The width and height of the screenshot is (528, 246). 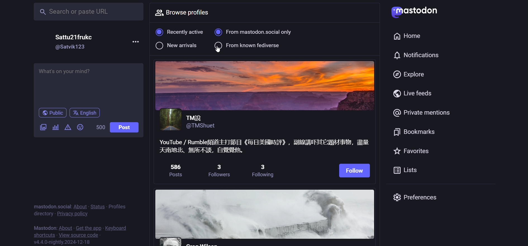 What do you see at coordinates (138, 42) in the screenshot?
I see `more` at bounding box center [138, 42].